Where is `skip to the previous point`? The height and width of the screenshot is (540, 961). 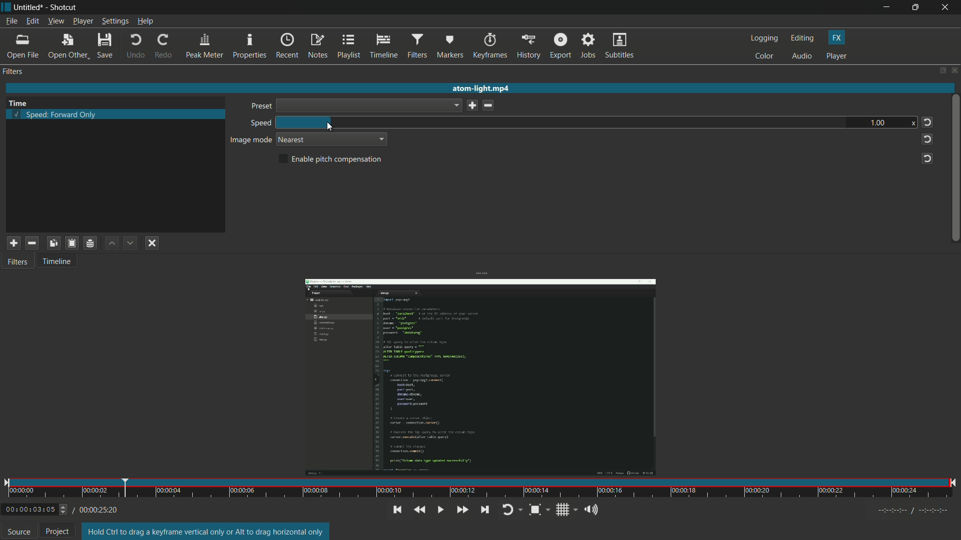
skip to the previous point is located at coordinates (396, 510).